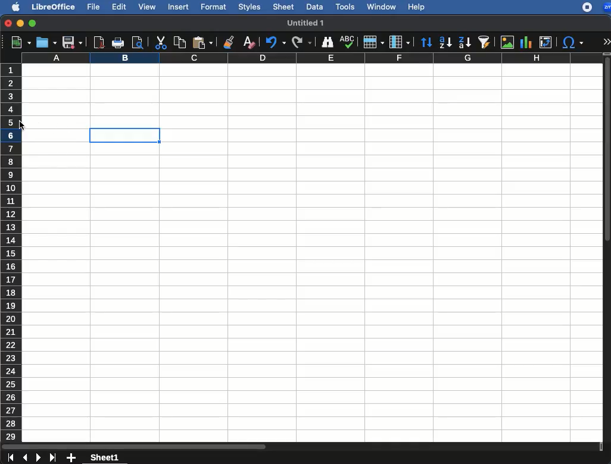 The image size is (611, 464). Describe the element at coordinates (124, 135) in the screenshot. I see `cell selected` at that location.